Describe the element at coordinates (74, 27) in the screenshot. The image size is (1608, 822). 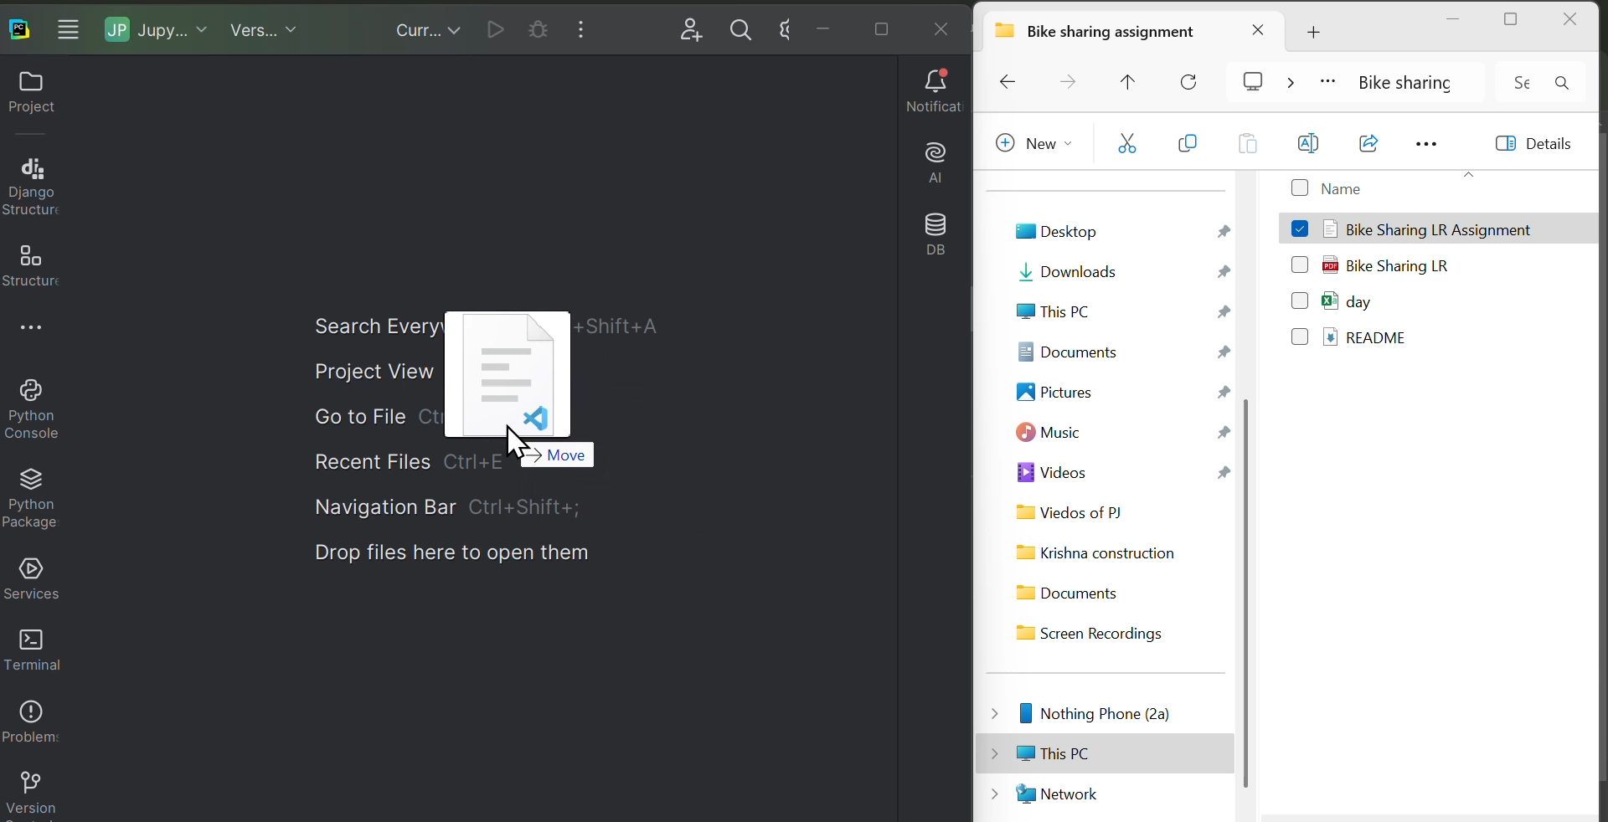
I see `More windows options` at that location.